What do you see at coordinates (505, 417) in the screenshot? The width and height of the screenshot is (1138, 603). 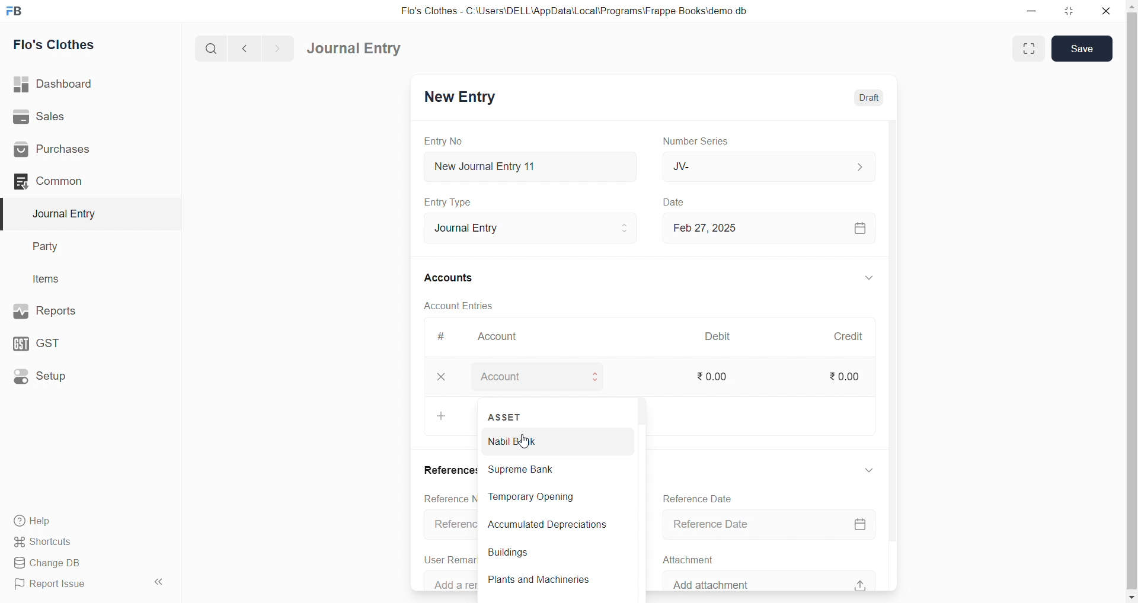 I see `ASSET` at bounding box center [505, 417].